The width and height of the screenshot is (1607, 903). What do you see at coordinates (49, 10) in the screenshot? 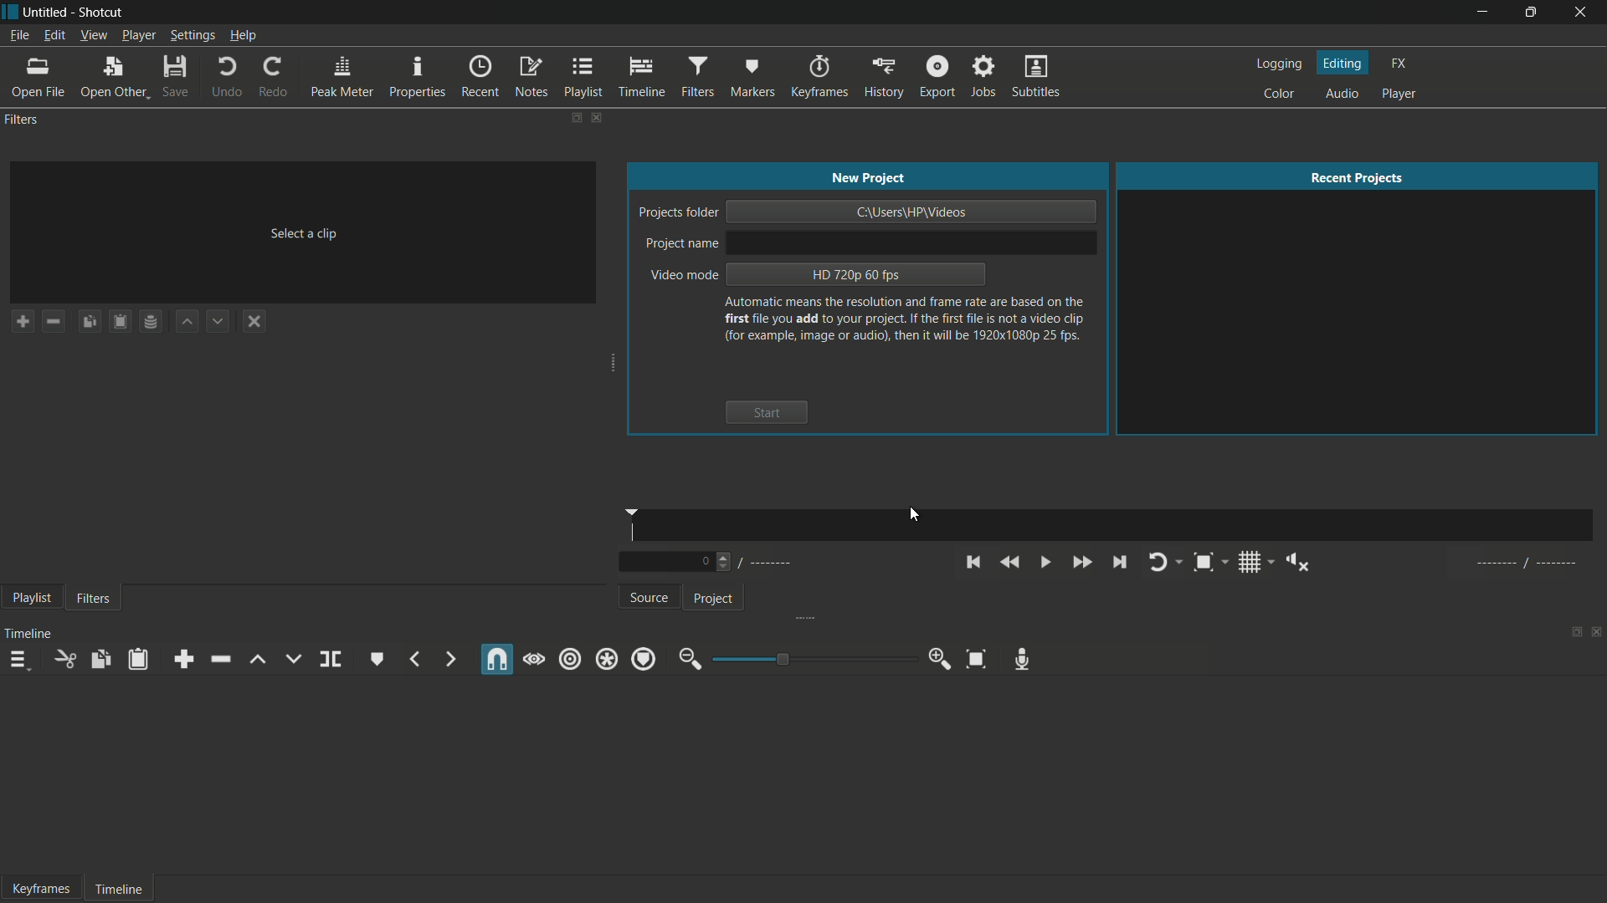
I see `project name` at bounding box center [49, 10].